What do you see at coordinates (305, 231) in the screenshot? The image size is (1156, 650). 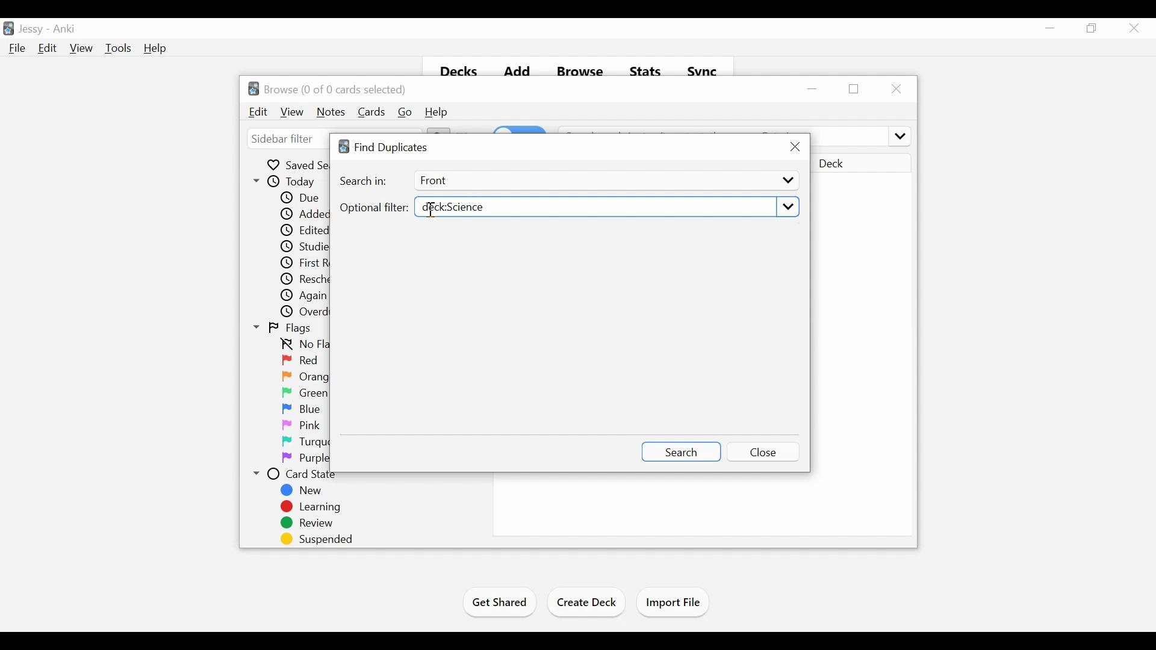 I see `Edited` at bounding box center [305, 231].